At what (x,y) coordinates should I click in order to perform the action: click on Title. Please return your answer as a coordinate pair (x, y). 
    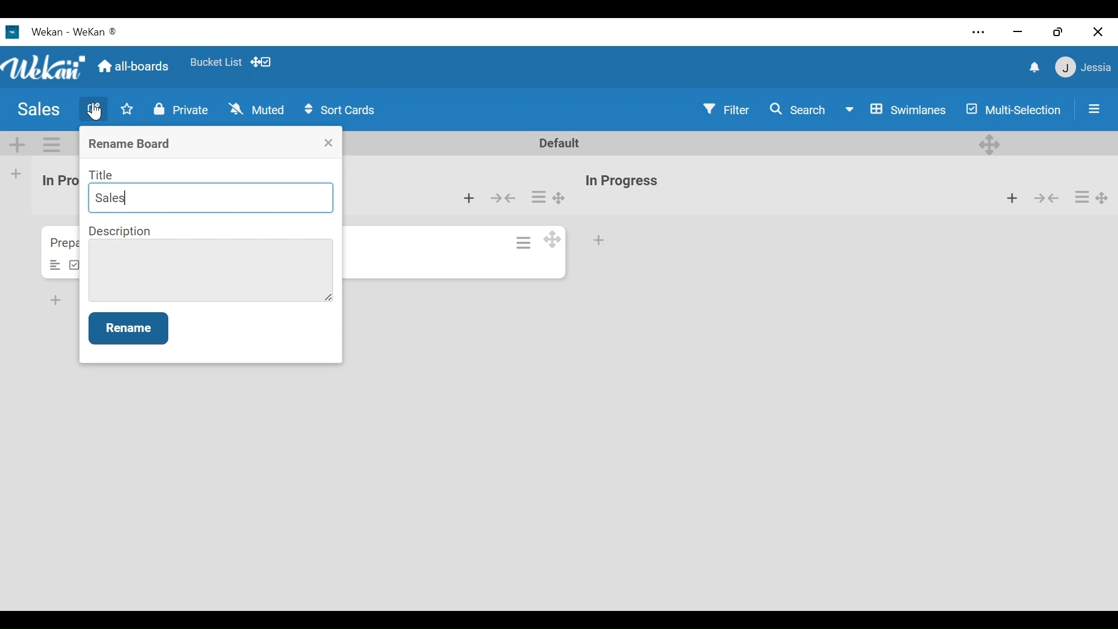
    Looking at the image, I should click on (102, 175).